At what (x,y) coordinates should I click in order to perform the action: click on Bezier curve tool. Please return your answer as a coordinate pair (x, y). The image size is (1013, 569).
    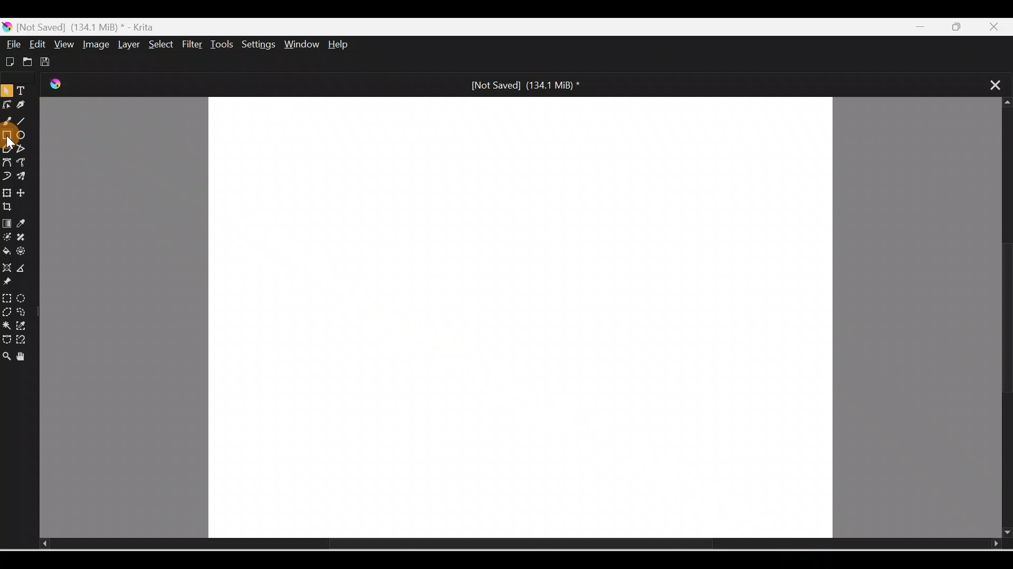
    Looking at the image, I should click on (7, 162).